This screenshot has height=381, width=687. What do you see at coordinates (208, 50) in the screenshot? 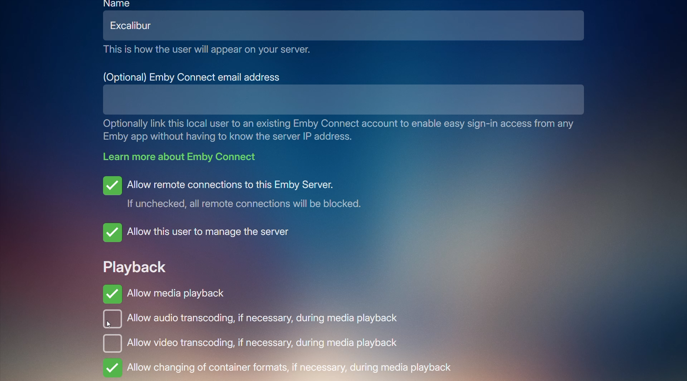
I see `This is how the user will appear on your server.` at bounding box center [208, 50].